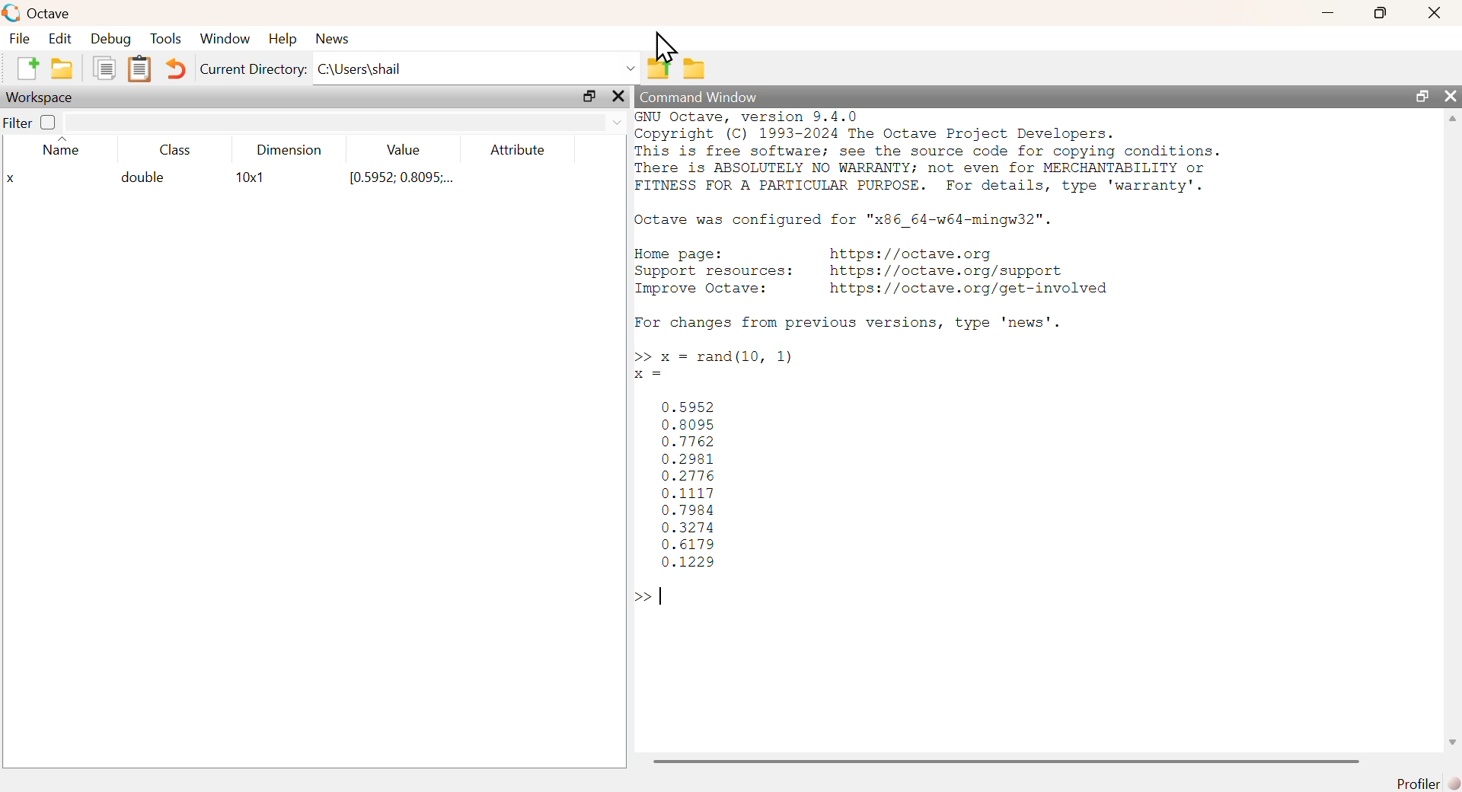  What do you see at coordinates (21, 39) in the screenshot?
I see `file` at bounding box center [21, 39].